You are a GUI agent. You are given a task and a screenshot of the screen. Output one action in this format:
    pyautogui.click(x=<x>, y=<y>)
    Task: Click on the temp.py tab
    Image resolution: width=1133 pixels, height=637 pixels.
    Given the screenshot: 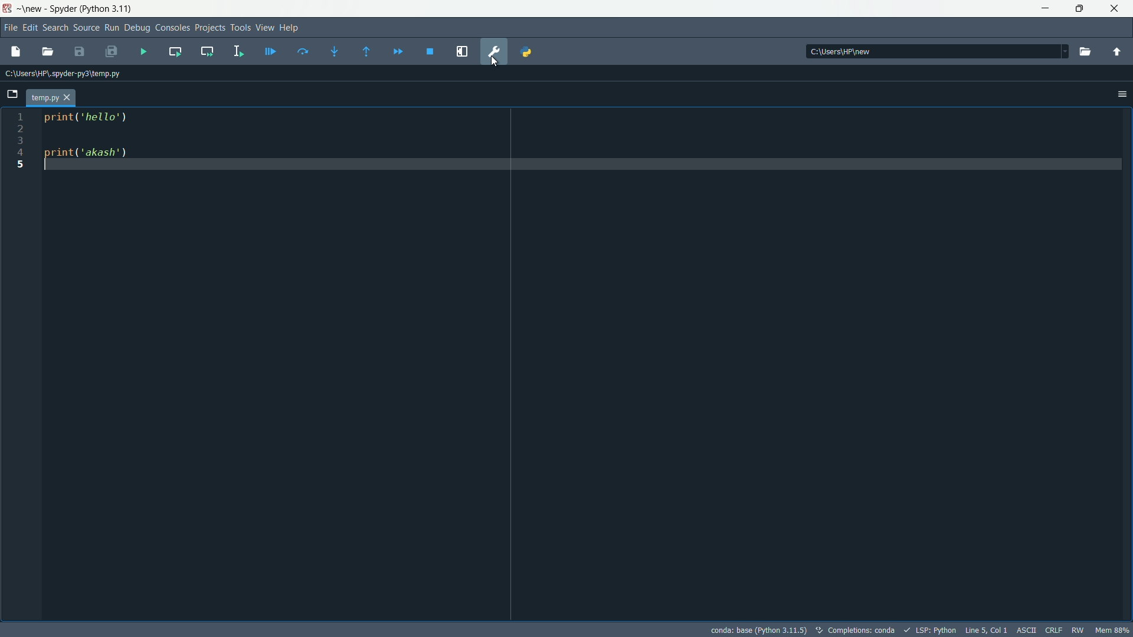 What is the action you would take?
    pyautogui.click(x=49, y=97)
    